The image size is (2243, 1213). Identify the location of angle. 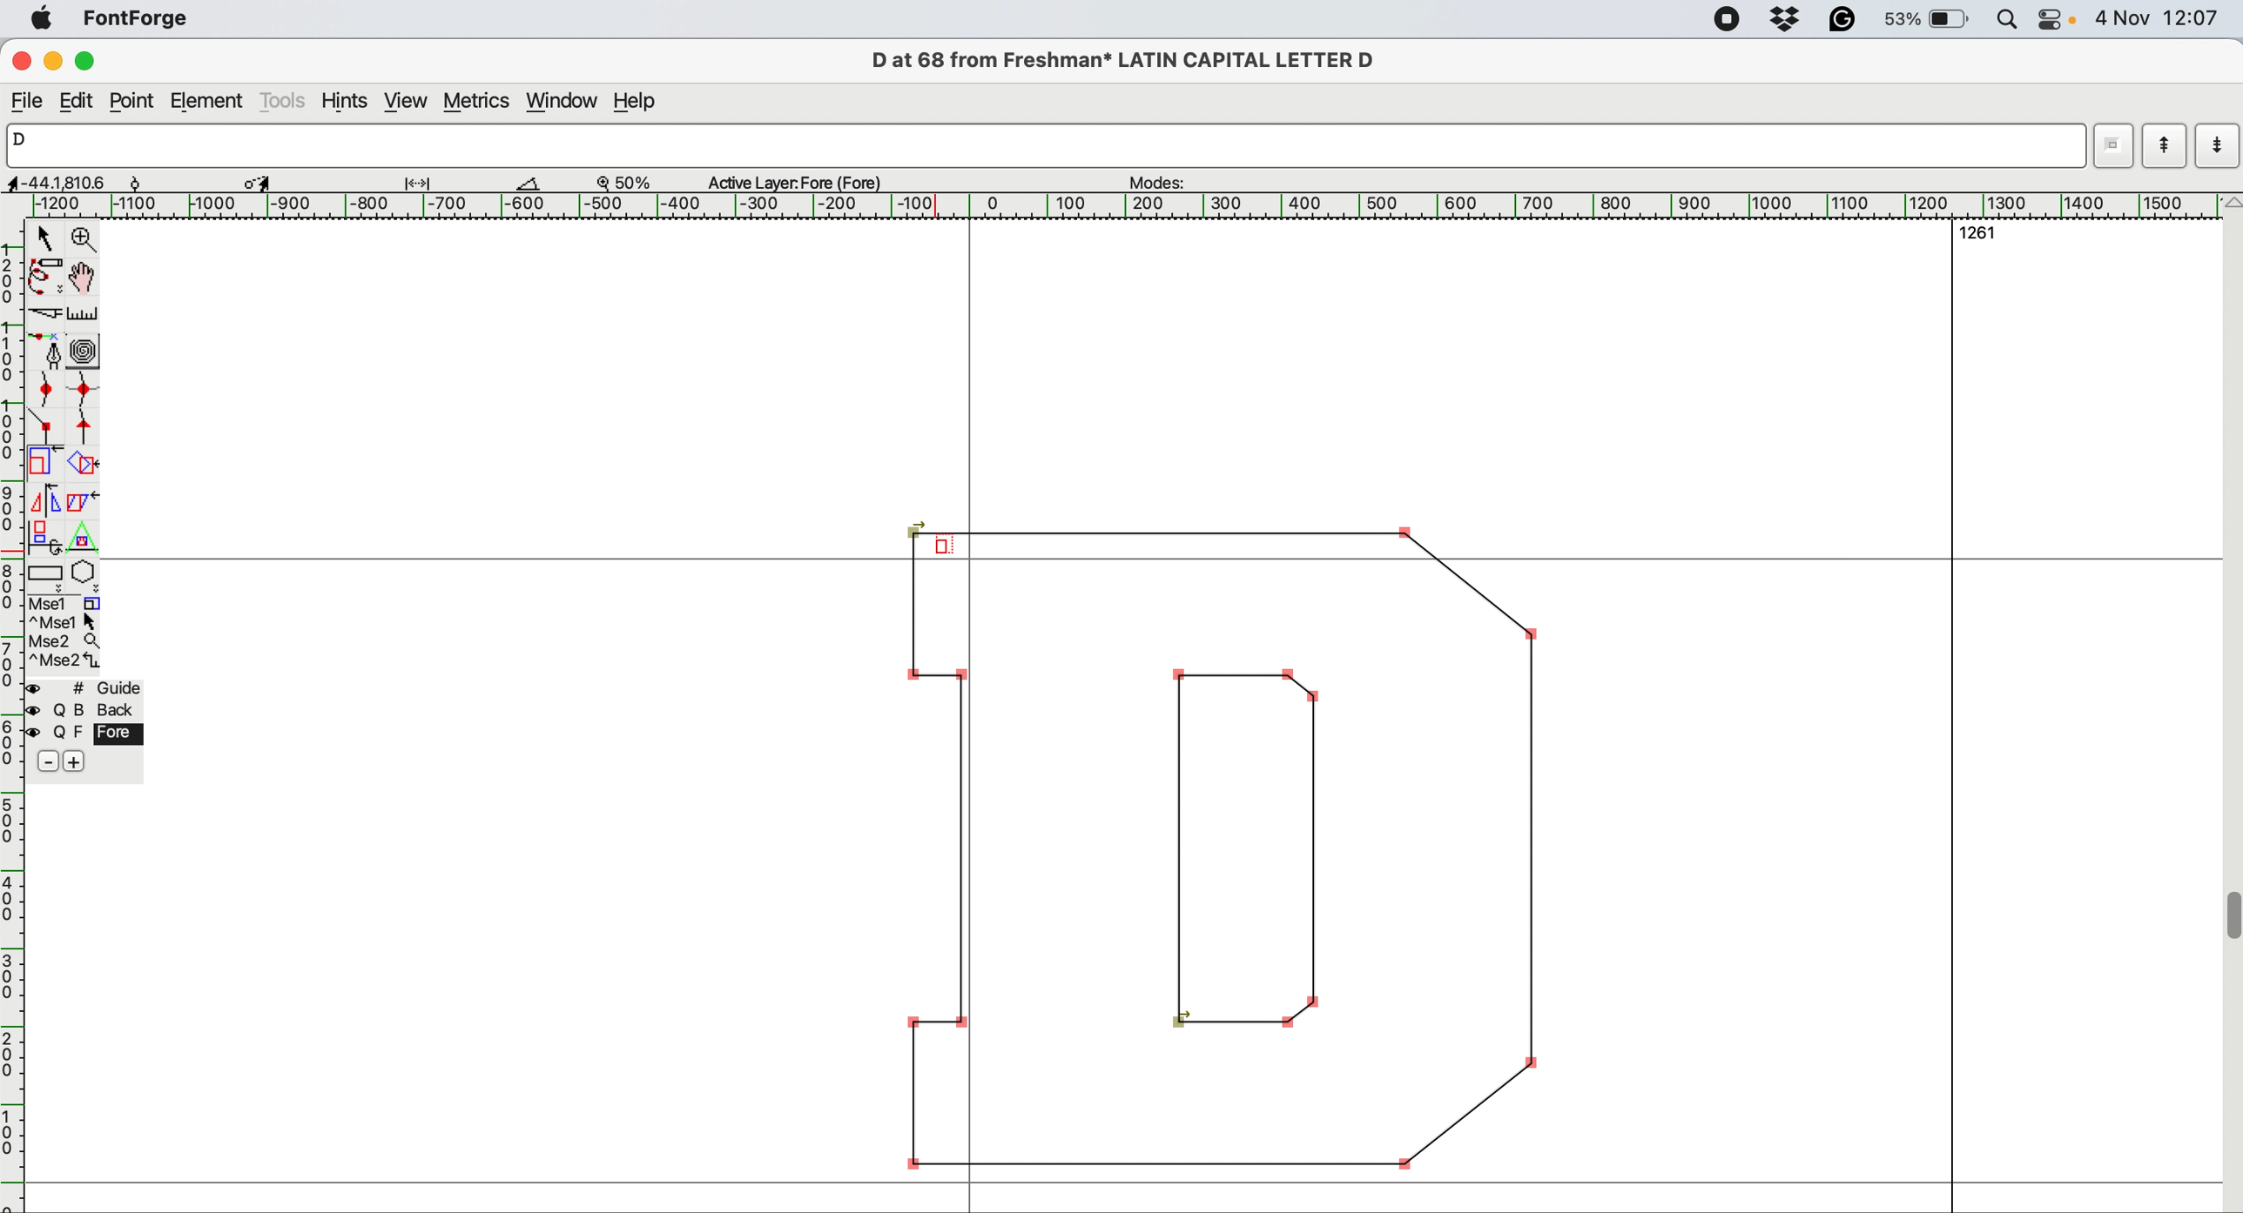
(526, 184).